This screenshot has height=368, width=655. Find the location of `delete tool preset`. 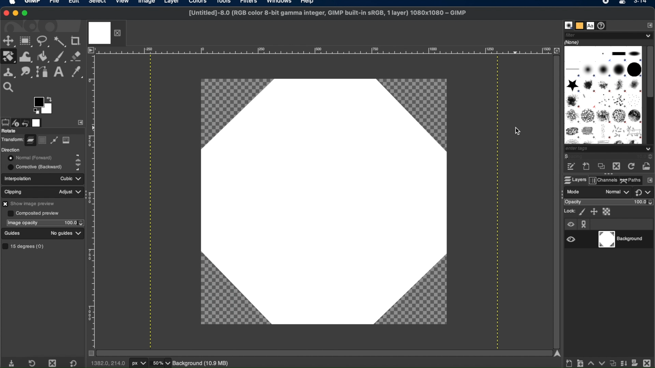

delete tool preset is located at coordinates (53, 363).